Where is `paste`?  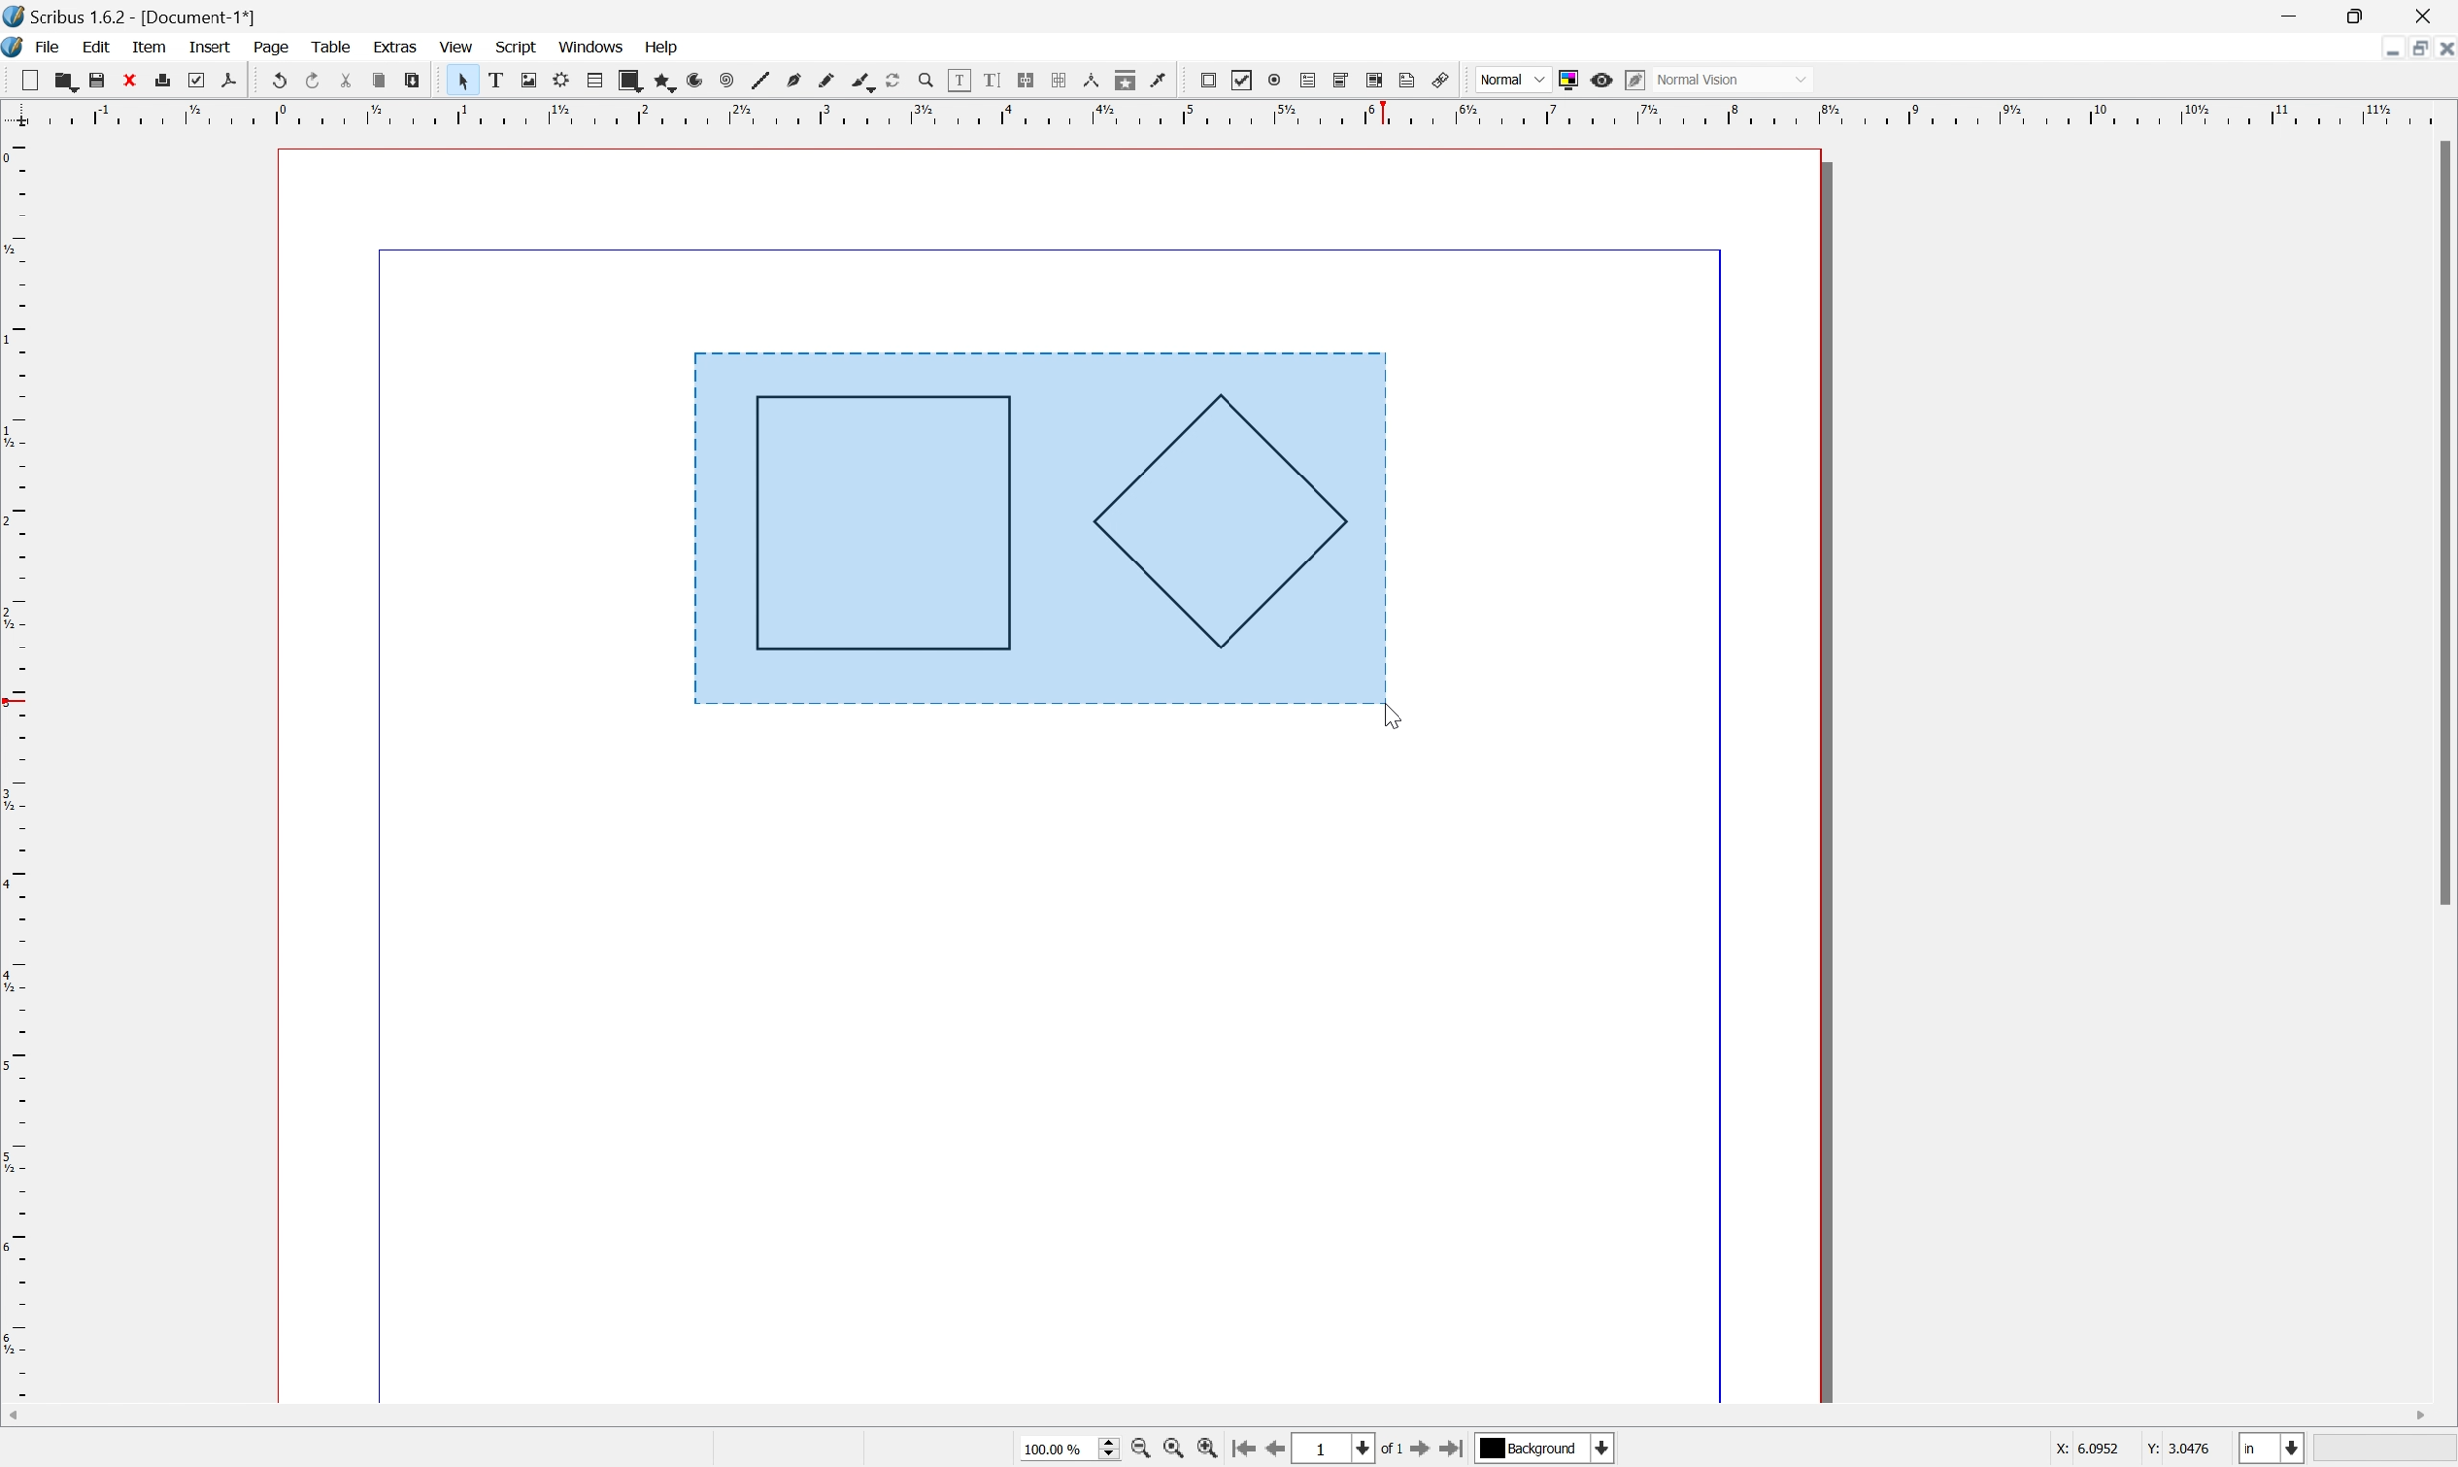 paste is located at coordinates (410, 81).